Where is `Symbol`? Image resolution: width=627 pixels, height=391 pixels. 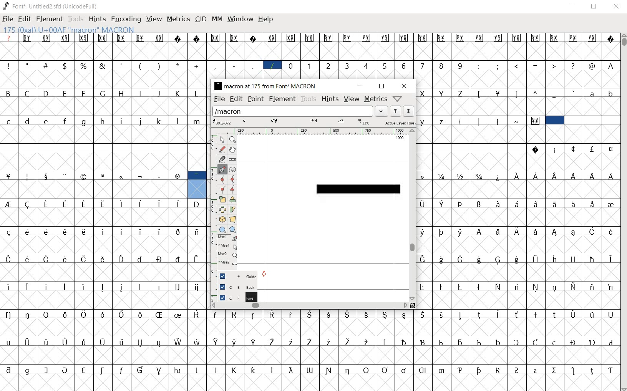
Symbol is located at coordinates (29, 258).